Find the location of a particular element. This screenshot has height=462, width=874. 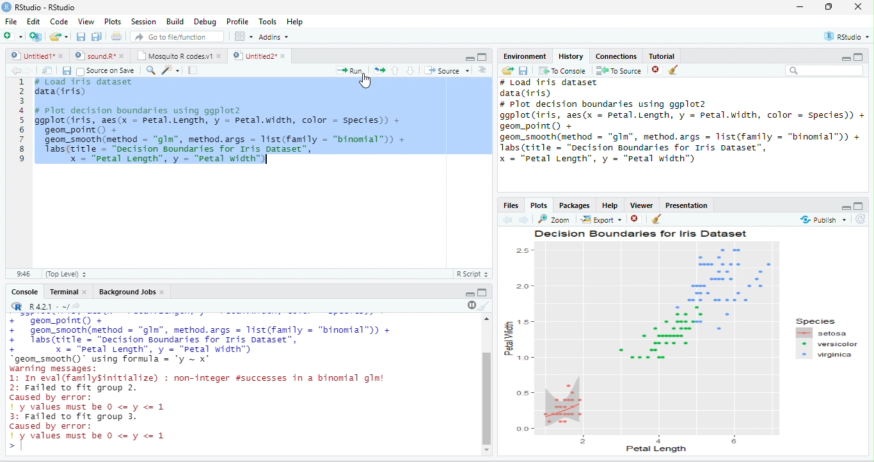

File is located at coordinates (11, 21).